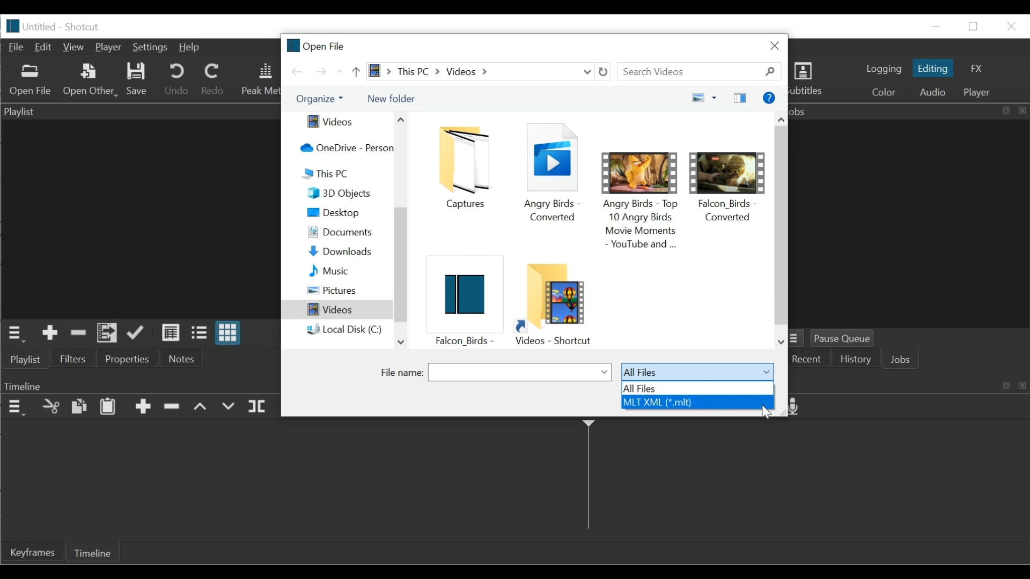  Describe the element at coordinates (471, 71) in the screenshot. I see `> this PC > Videos >` at that location.